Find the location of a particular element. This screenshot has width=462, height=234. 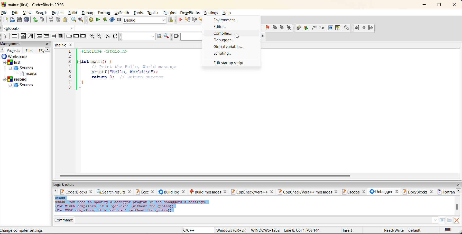

redo is located at coordinates (42, 19).